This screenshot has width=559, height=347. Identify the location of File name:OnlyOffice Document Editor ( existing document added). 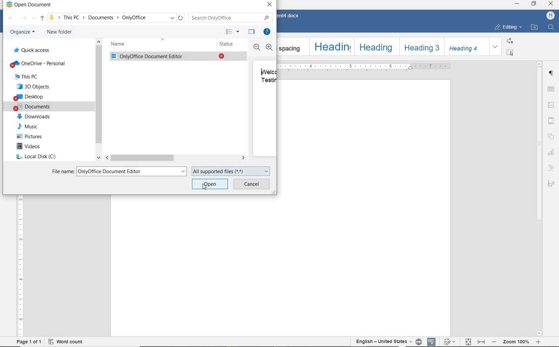
(115, 172).